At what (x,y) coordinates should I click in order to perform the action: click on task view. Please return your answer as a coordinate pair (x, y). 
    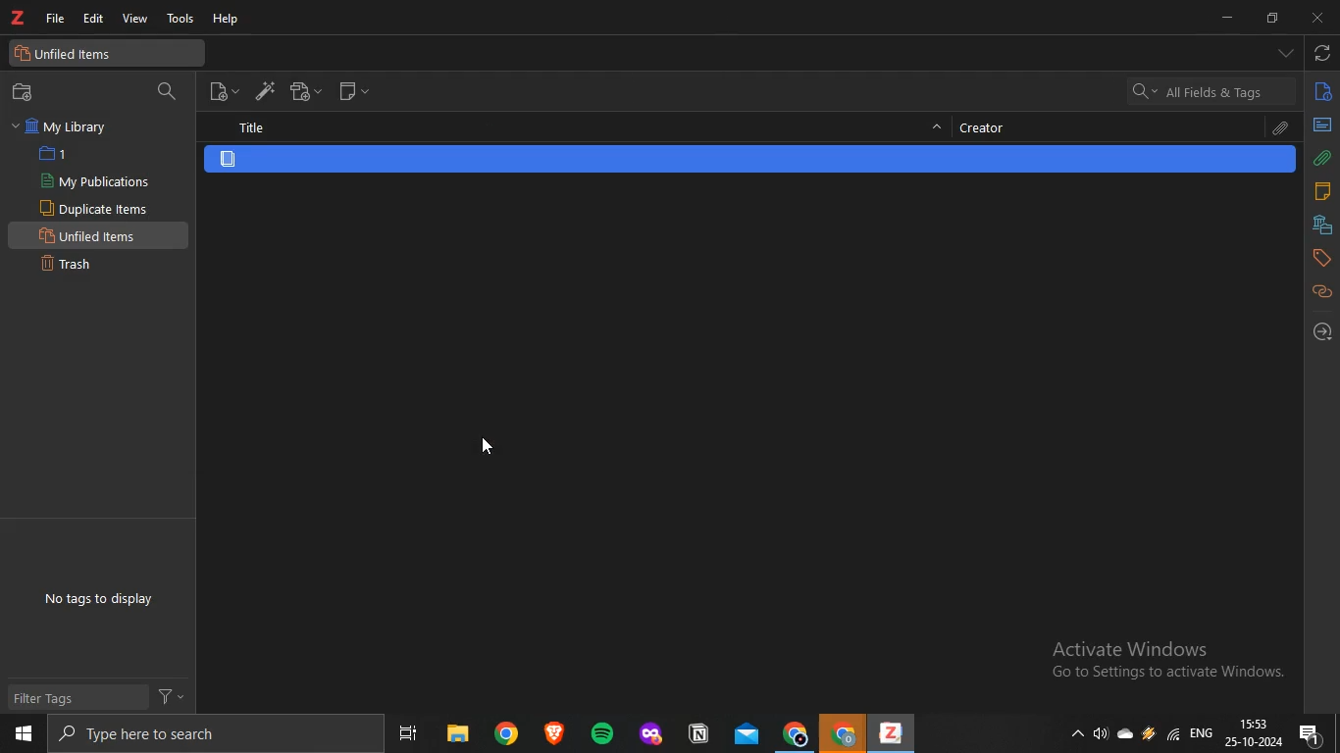
    Looking at the image, I should click on (407, 733).